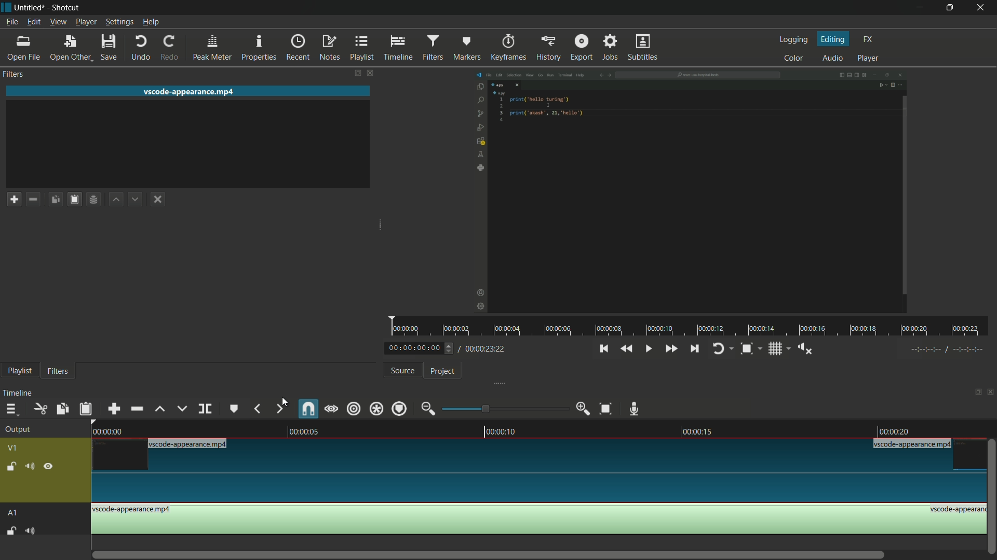 The height and width of the screenshot is (560, 997). Describe the element at coordinates (416, 349) in the screenshot. I see `current time` at that location.